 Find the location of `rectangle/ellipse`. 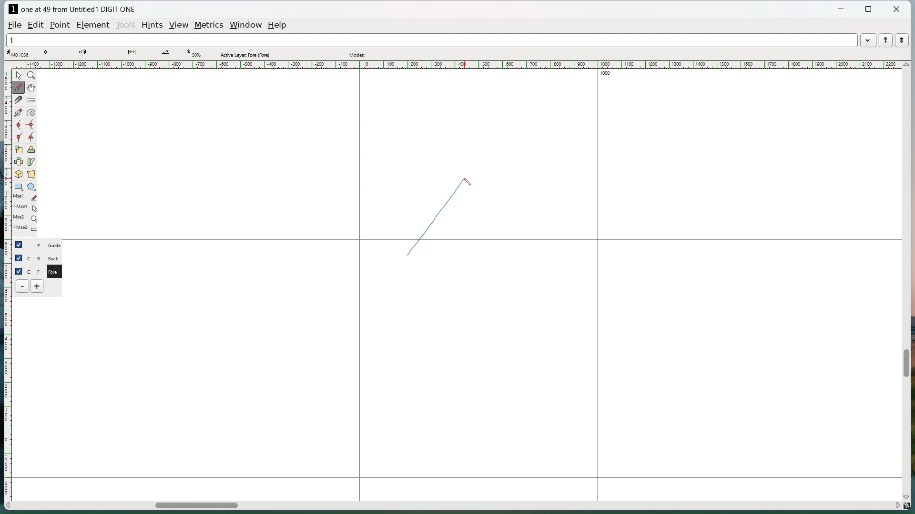

rectangle/ellipse is located at coordinates (19, 186).